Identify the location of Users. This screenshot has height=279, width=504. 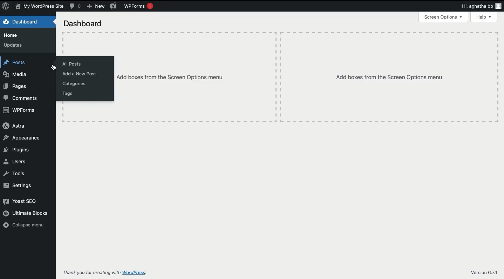
(15, 161).